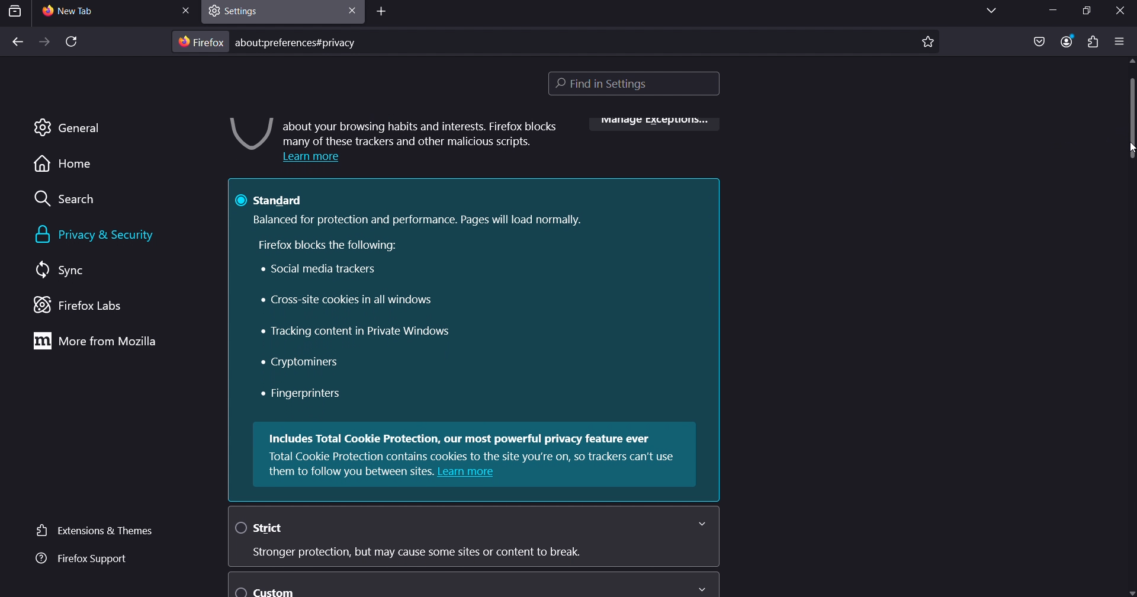 The height and width of the screenshot is (597, 1137). What do you see at coordinates (1128, 150) in the screenshot?
I see `cursor` at bounding box center [1128, 150].